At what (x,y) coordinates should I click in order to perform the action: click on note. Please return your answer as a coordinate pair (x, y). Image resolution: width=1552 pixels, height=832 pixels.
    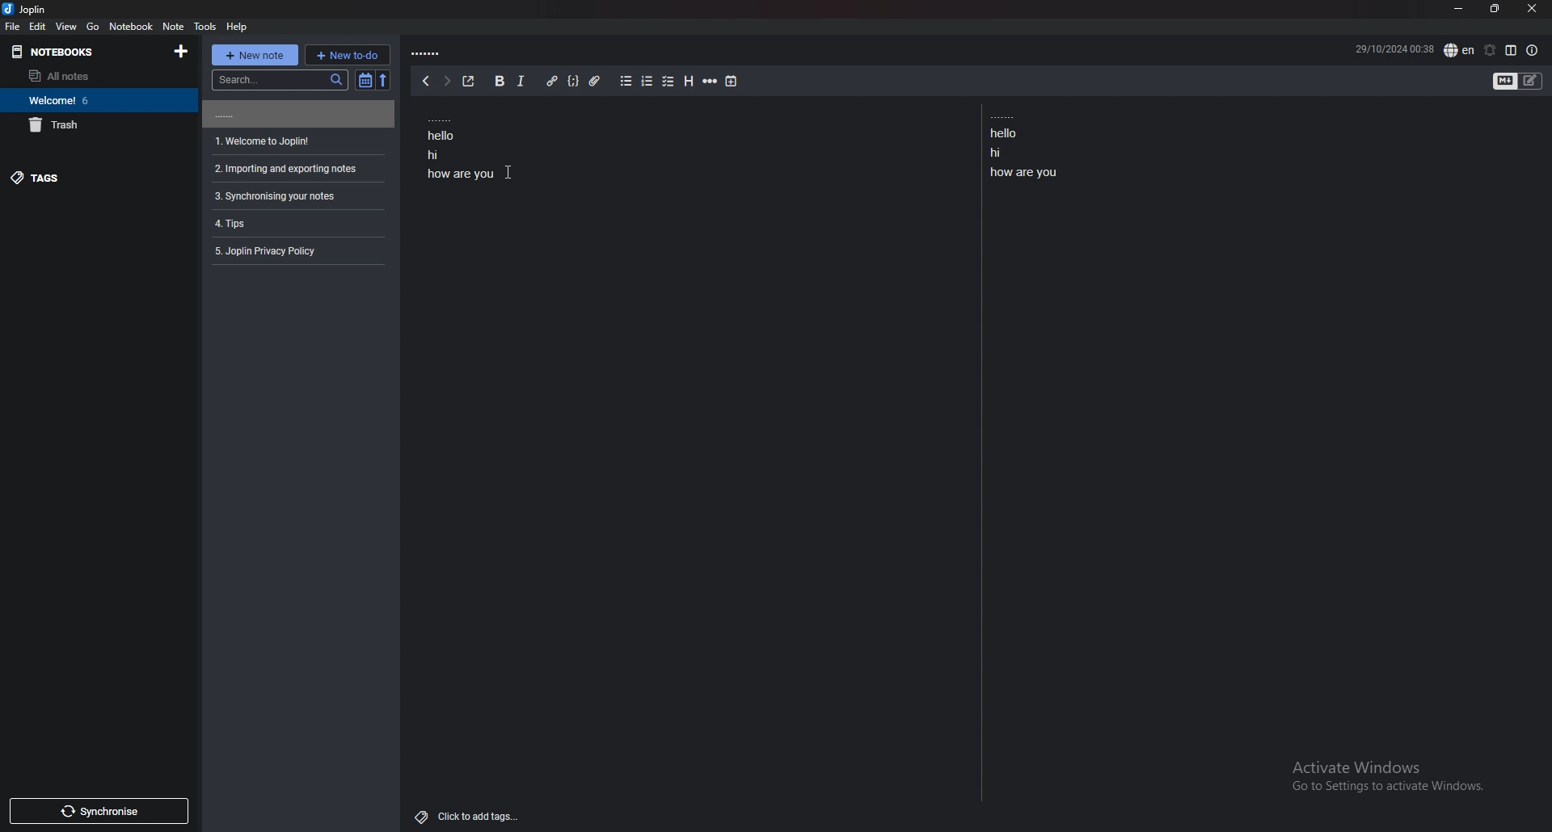
    Looking at the image, I should click on (295, 223).